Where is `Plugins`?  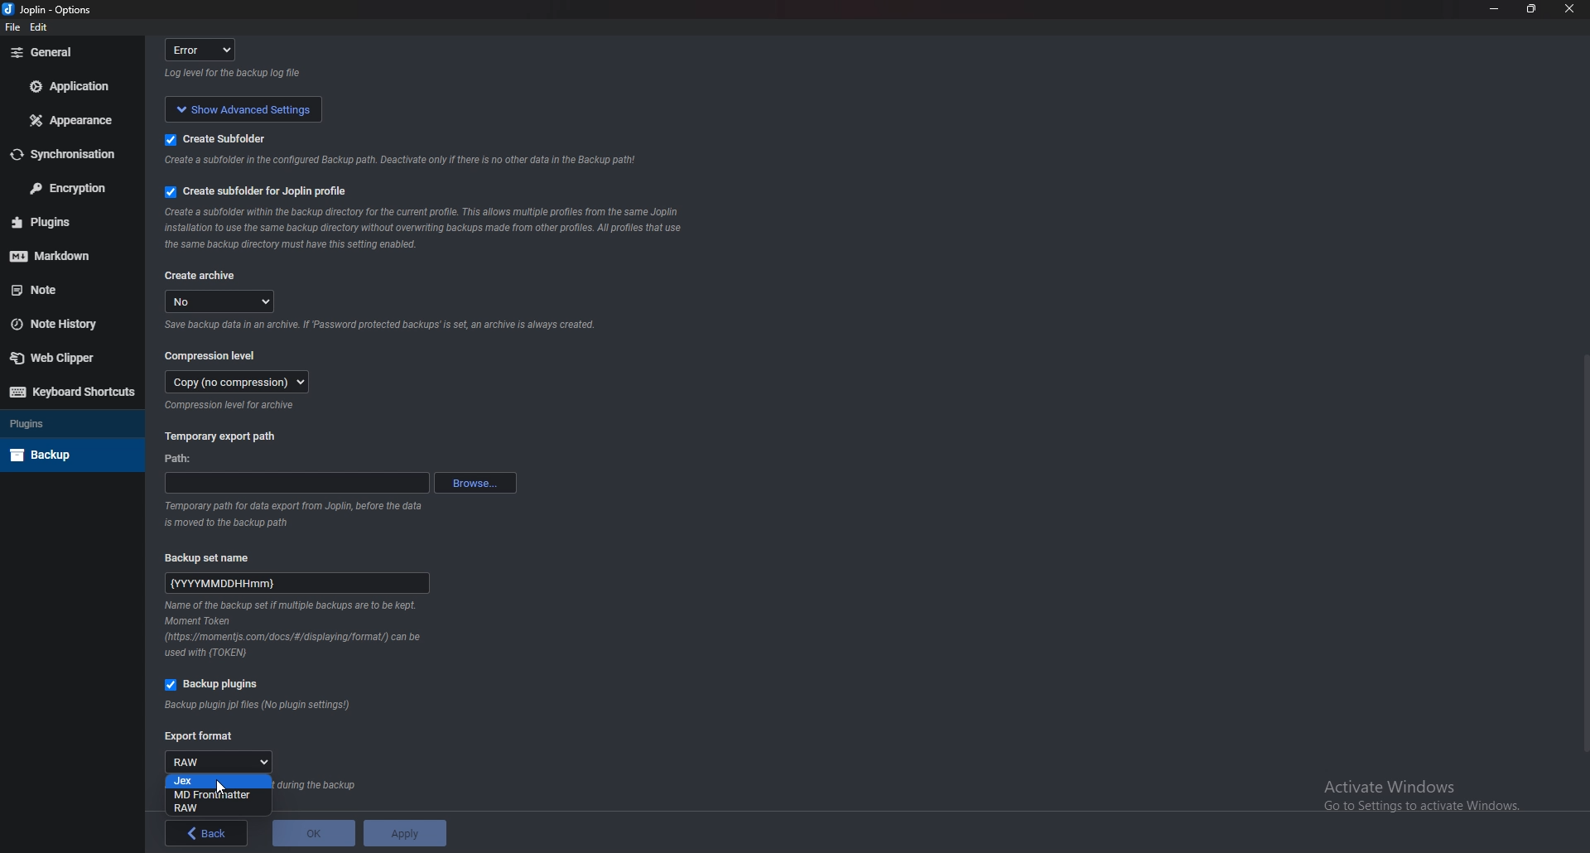
Plugins is located at coordinates (65, 222).